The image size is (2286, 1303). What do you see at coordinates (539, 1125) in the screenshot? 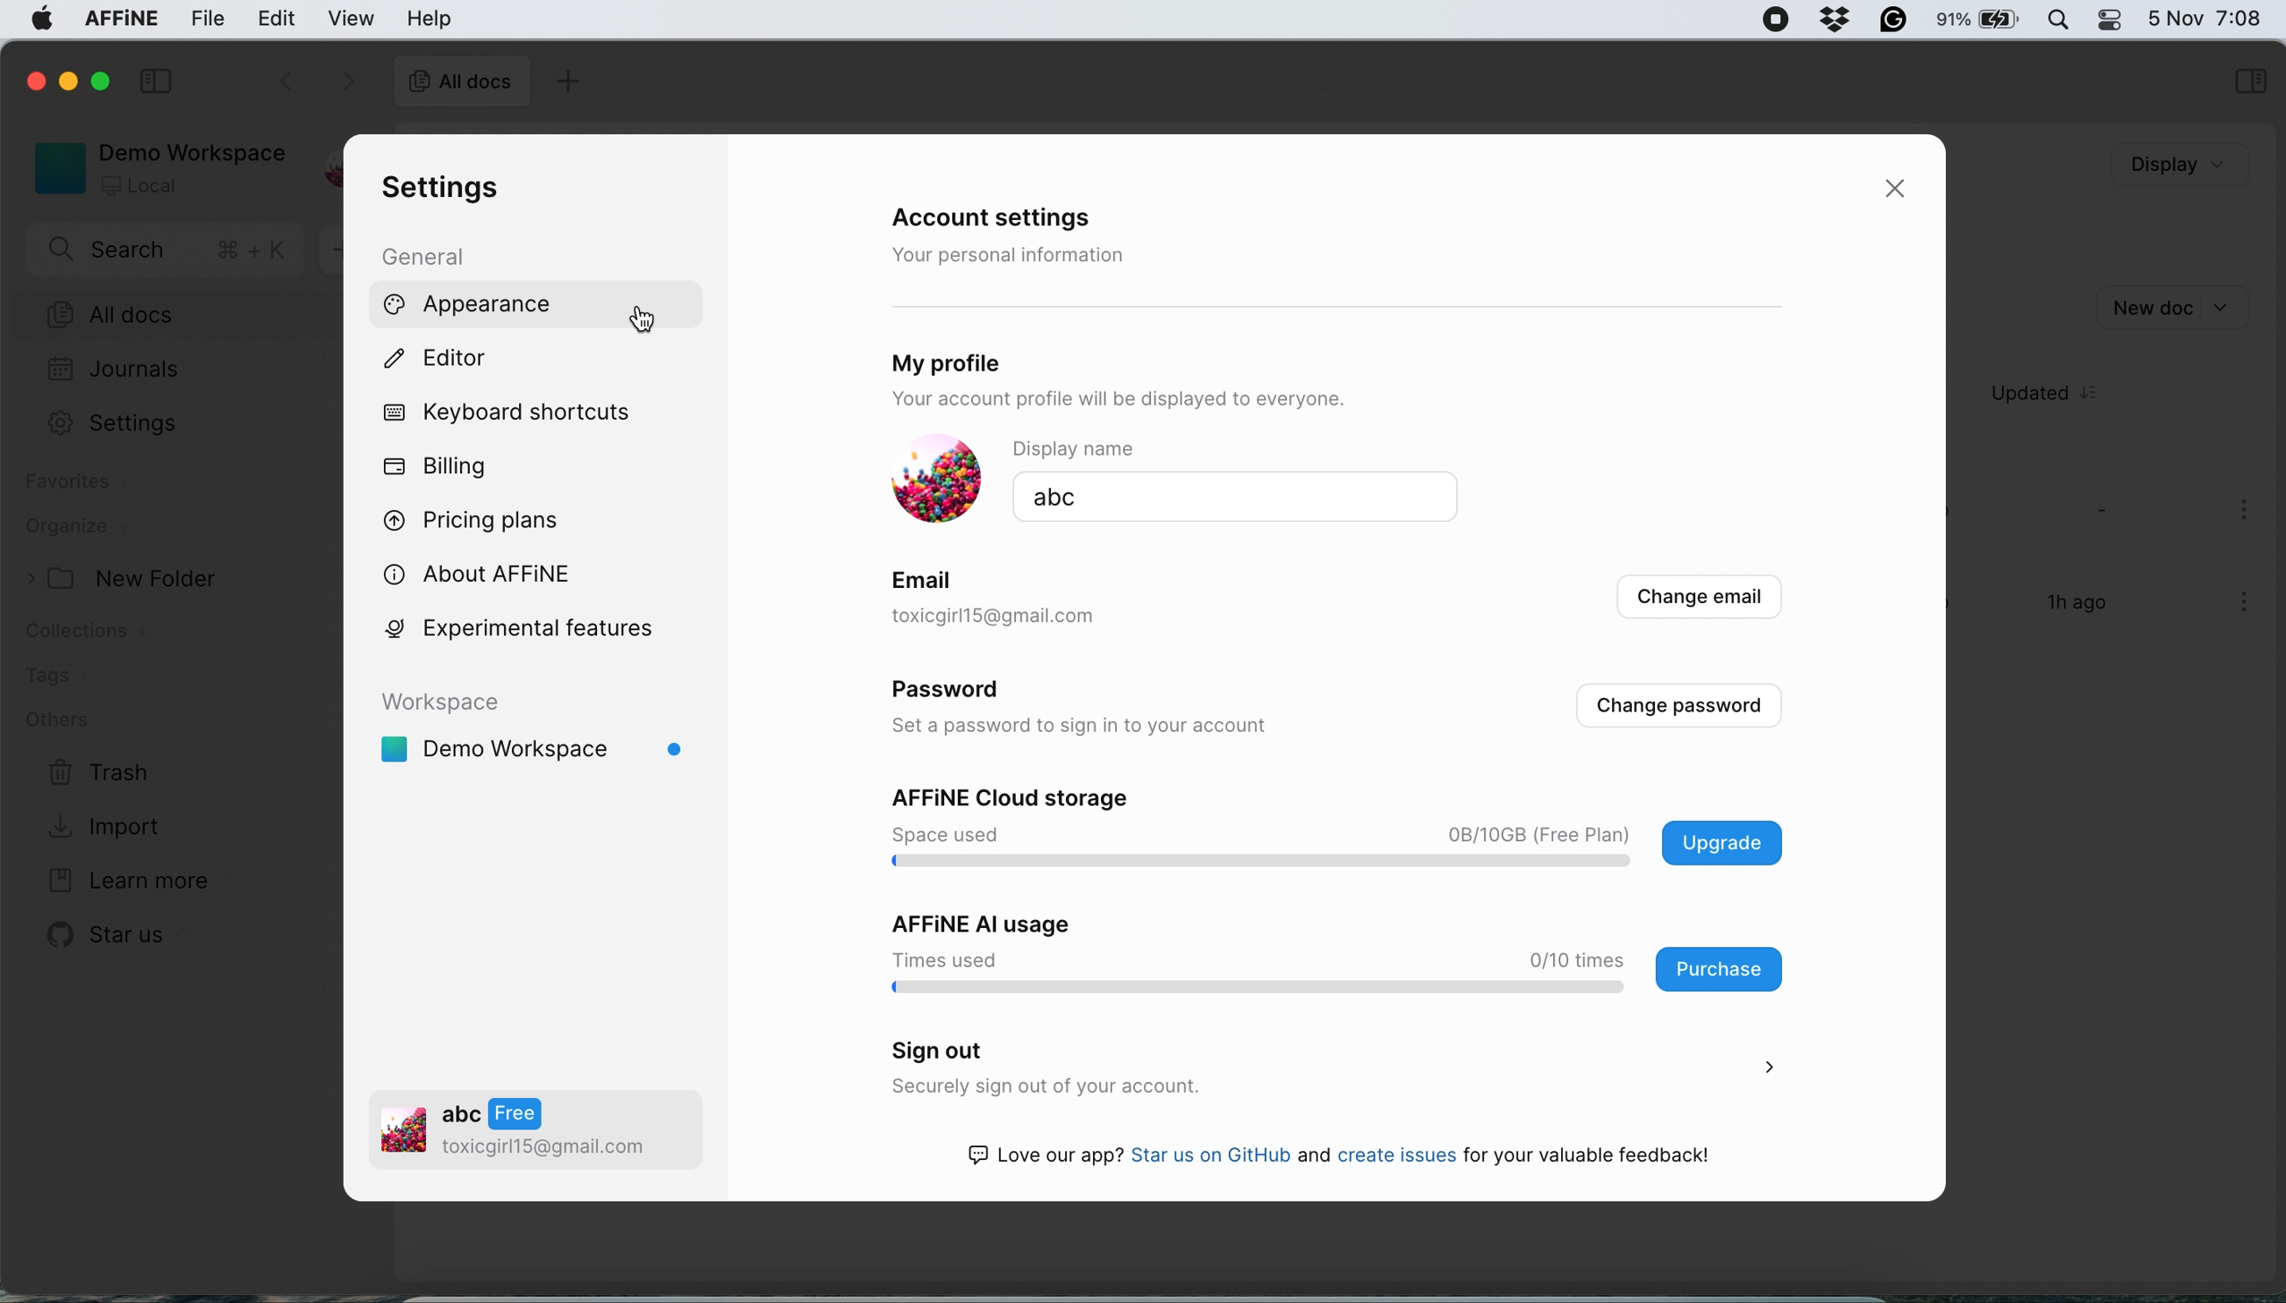
I see `profile details` at bounding box center [539, 1125].